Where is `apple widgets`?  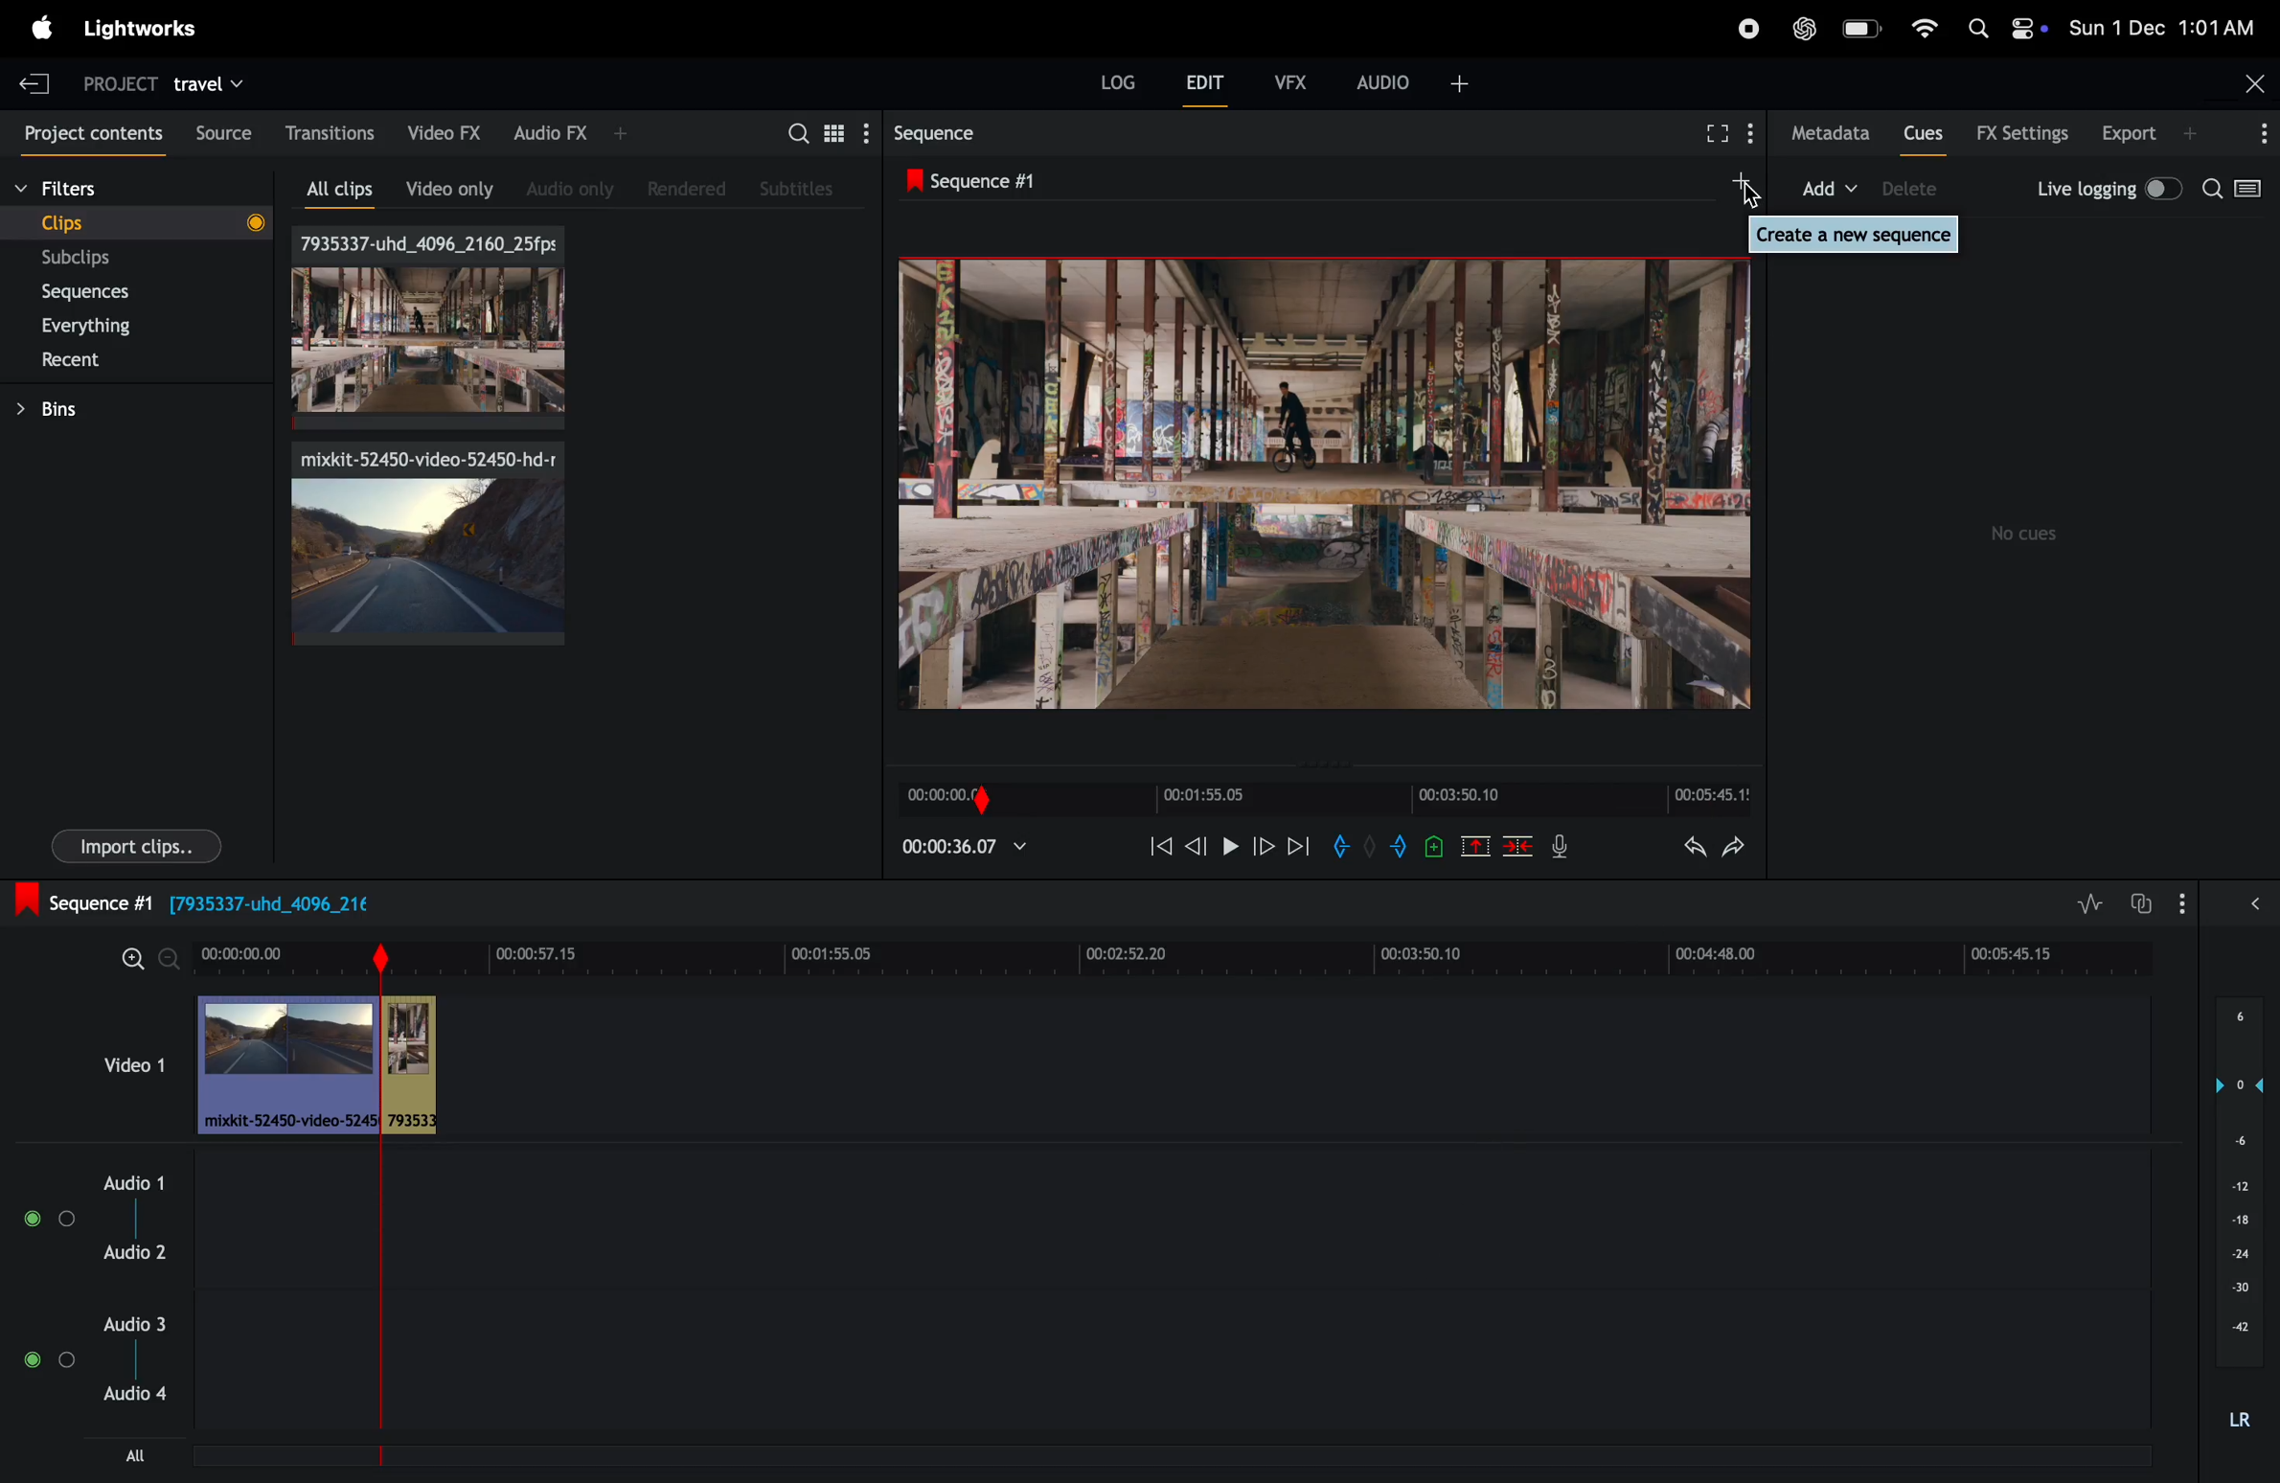
apple widgets is located at coordinates (1999, 30).